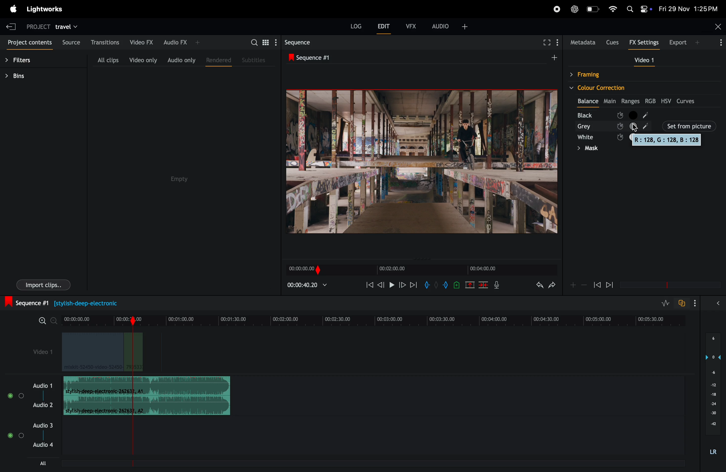 The width and height of the screenshot is (726, 472). What do you see at coordinates (588, 148) in the screenshot?
I see `mask` at bounding box center [588, 148].